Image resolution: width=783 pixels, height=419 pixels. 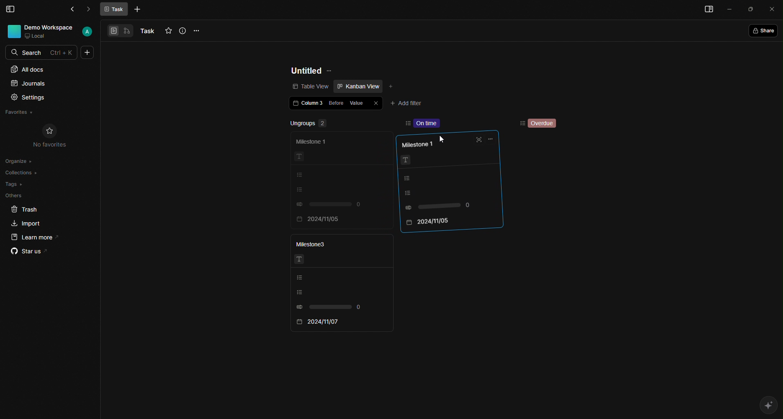 What do you see at coordinates (75, 9) in the screenshot?
I see `Back` at bounding box center [75, 9].